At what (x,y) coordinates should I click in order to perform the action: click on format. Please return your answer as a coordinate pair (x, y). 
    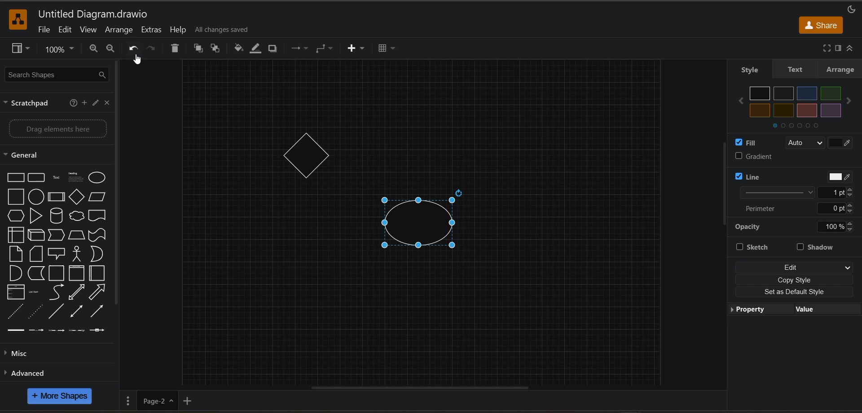
    Looking at the image, I should click on (839, 48).